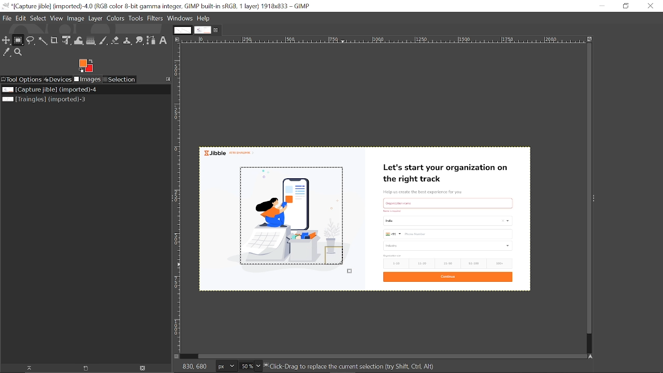  What do you see at coordinates (54, 40) in the screenshot?
I see `Crop tool` at bounding box center [54, 40].